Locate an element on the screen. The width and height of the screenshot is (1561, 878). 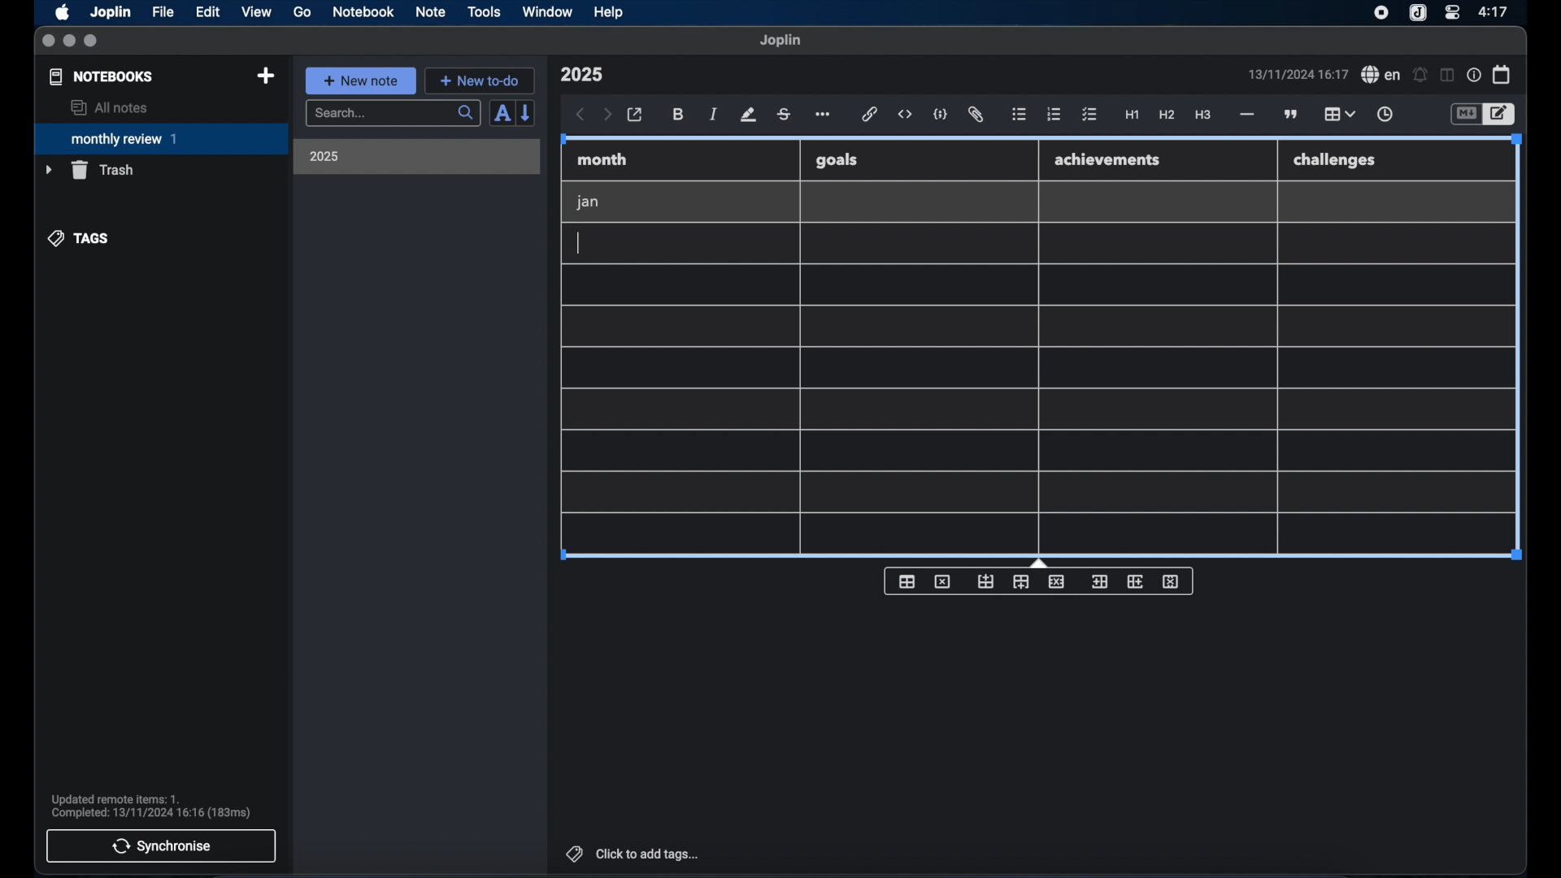
sort order field is located at coordinates (502, 114).